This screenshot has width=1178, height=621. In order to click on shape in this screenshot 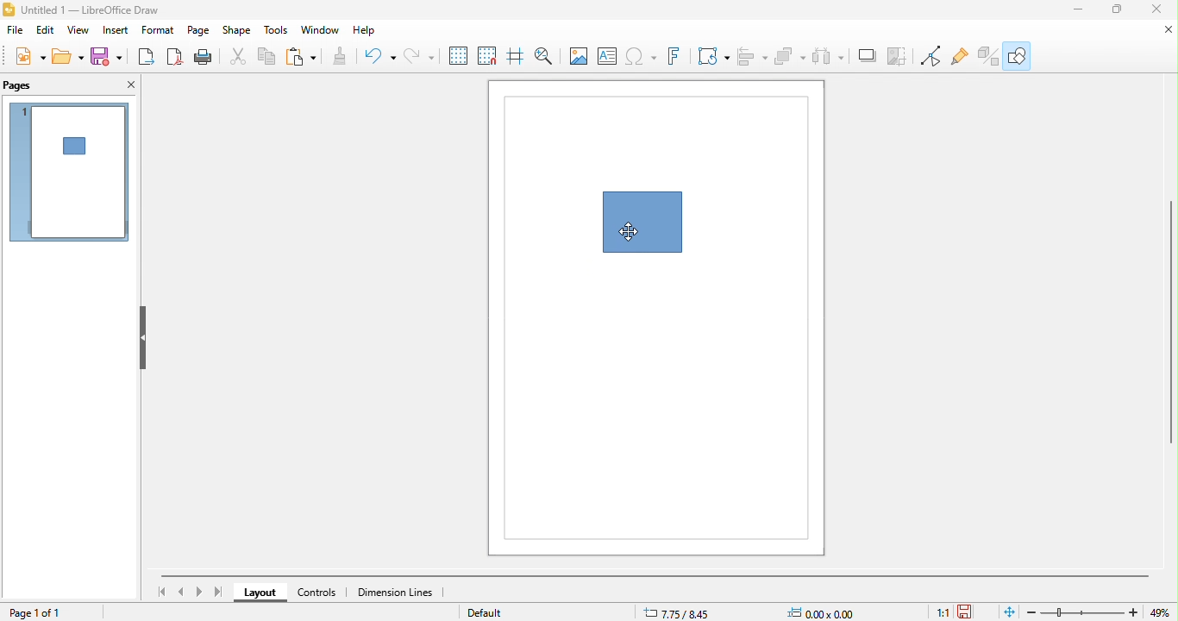, I will do `click(642, 223)`.